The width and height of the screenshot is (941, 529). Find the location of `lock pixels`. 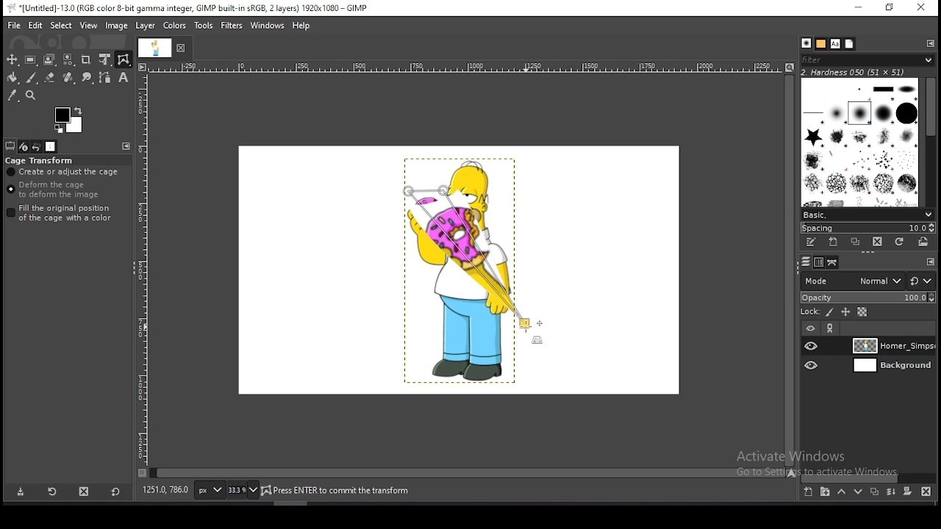

lock pixels is located at coordinates (829, 313).